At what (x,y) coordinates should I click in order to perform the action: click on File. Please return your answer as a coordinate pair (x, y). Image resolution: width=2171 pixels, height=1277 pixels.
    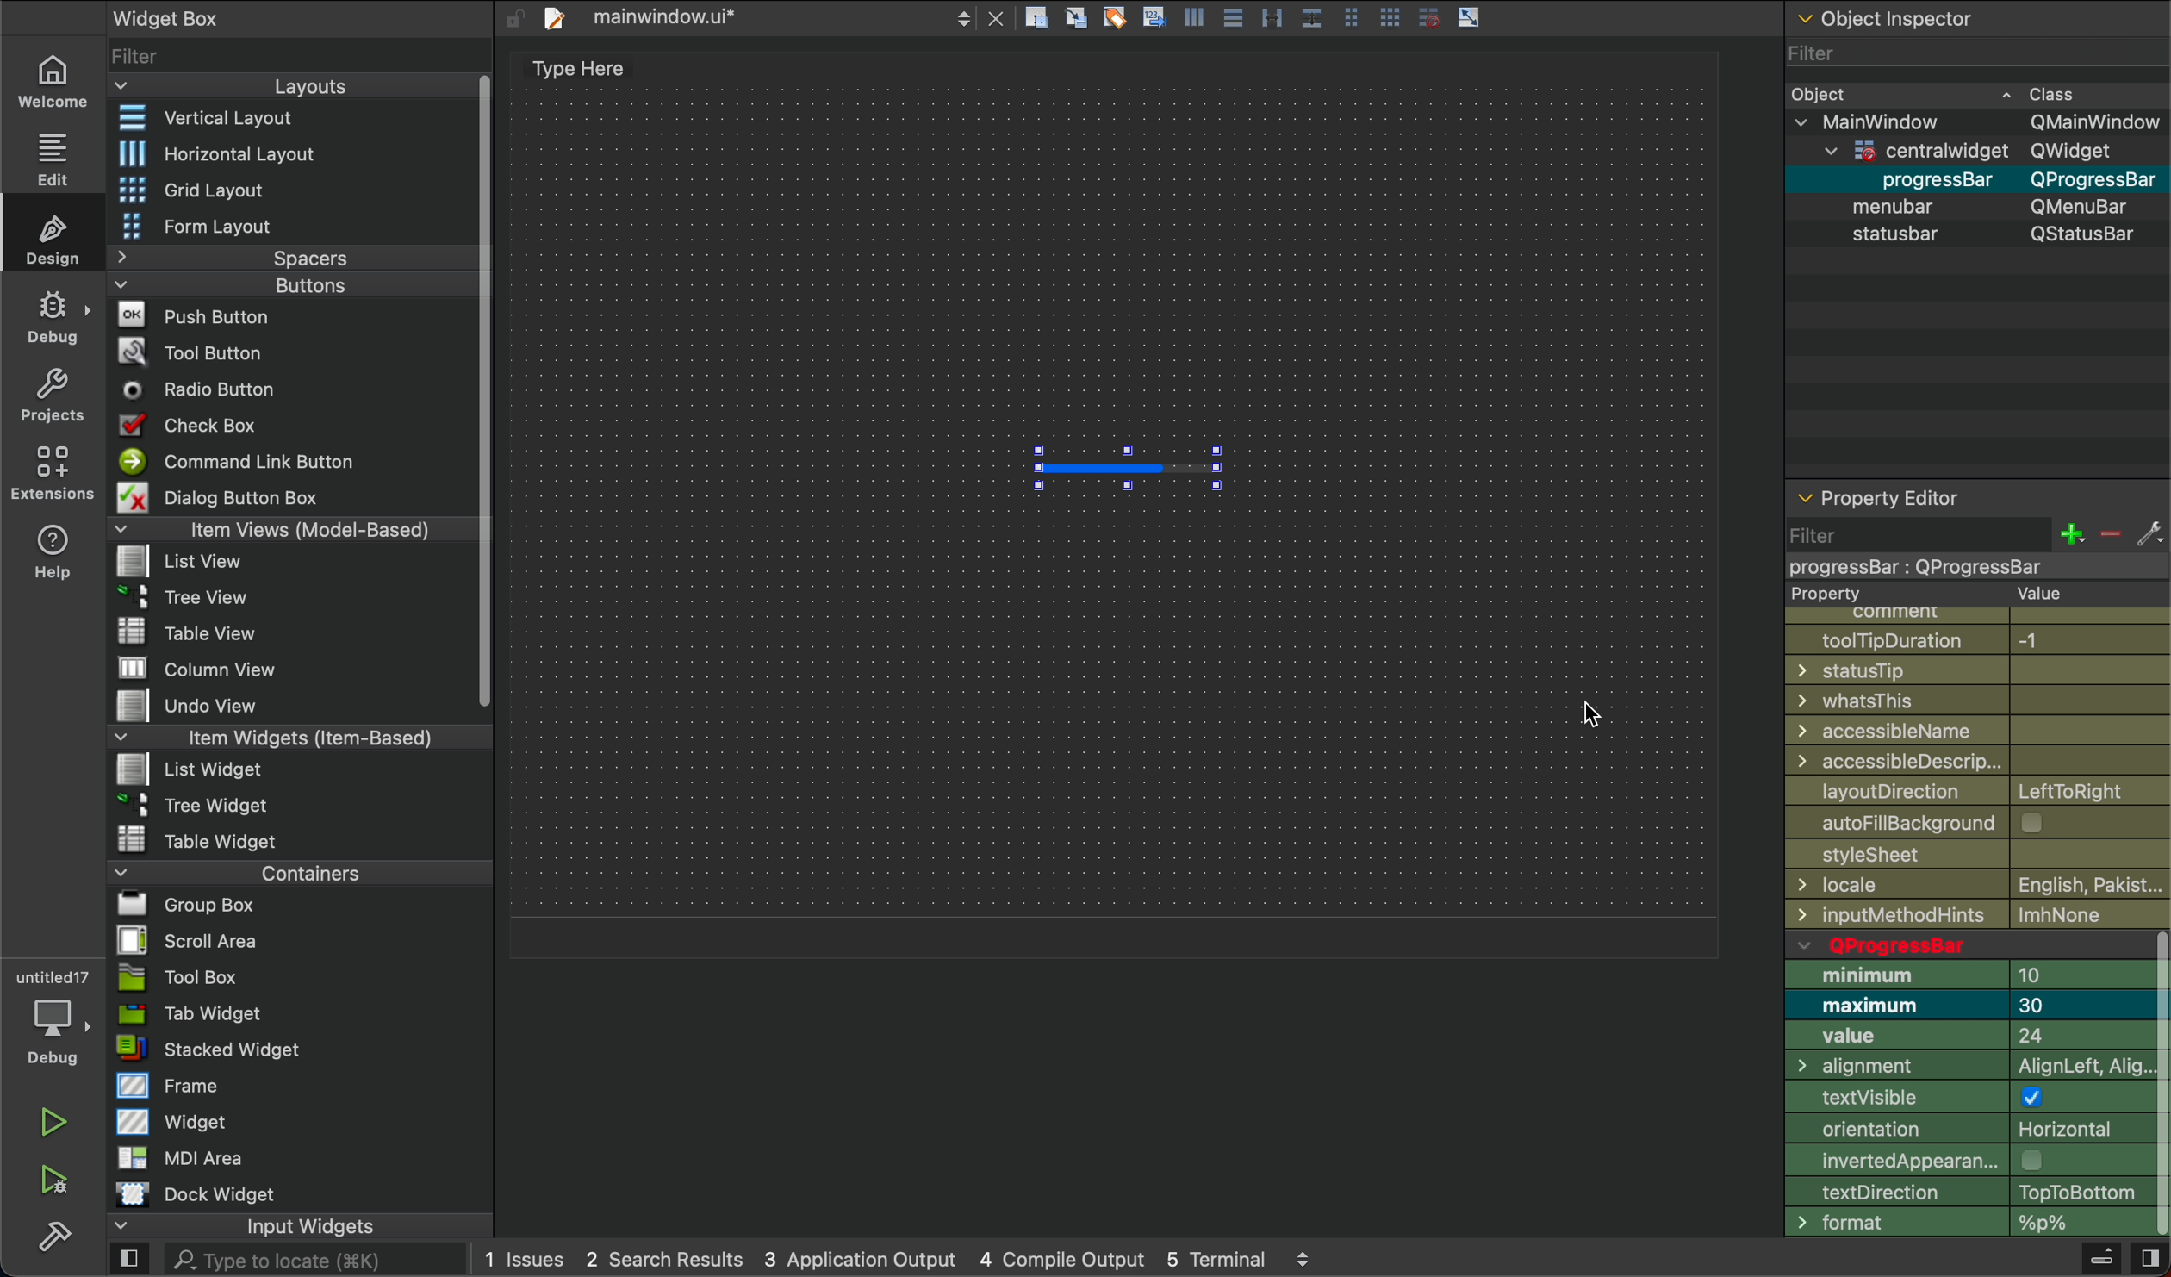
    Looking at the image, I should click on (184, 594).